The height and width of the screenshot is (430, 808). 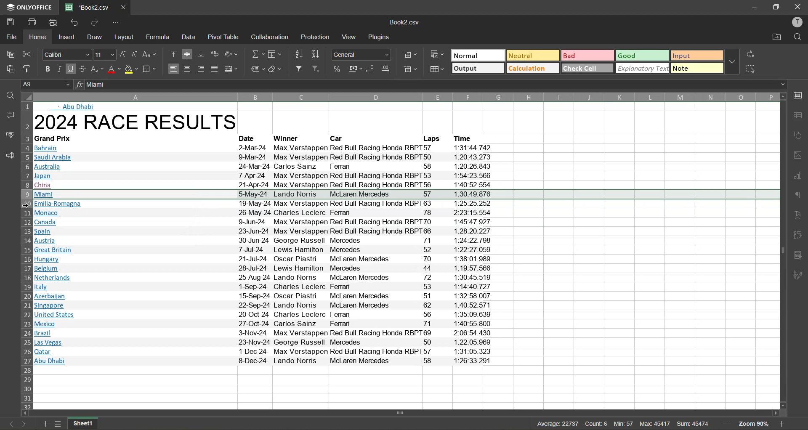 I want to click on increment size, so click(x=123, y=55).